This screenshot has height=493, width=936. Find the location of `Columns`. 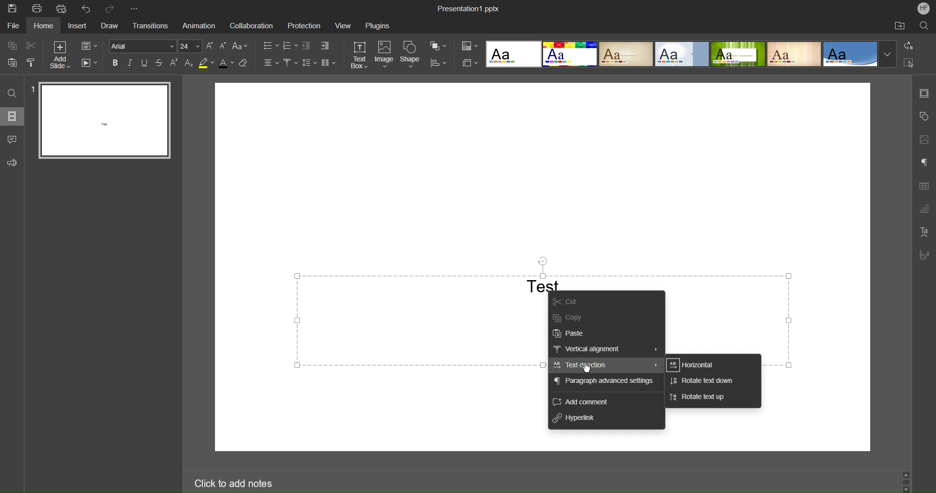

Columns is located at coordinates (328, 64).